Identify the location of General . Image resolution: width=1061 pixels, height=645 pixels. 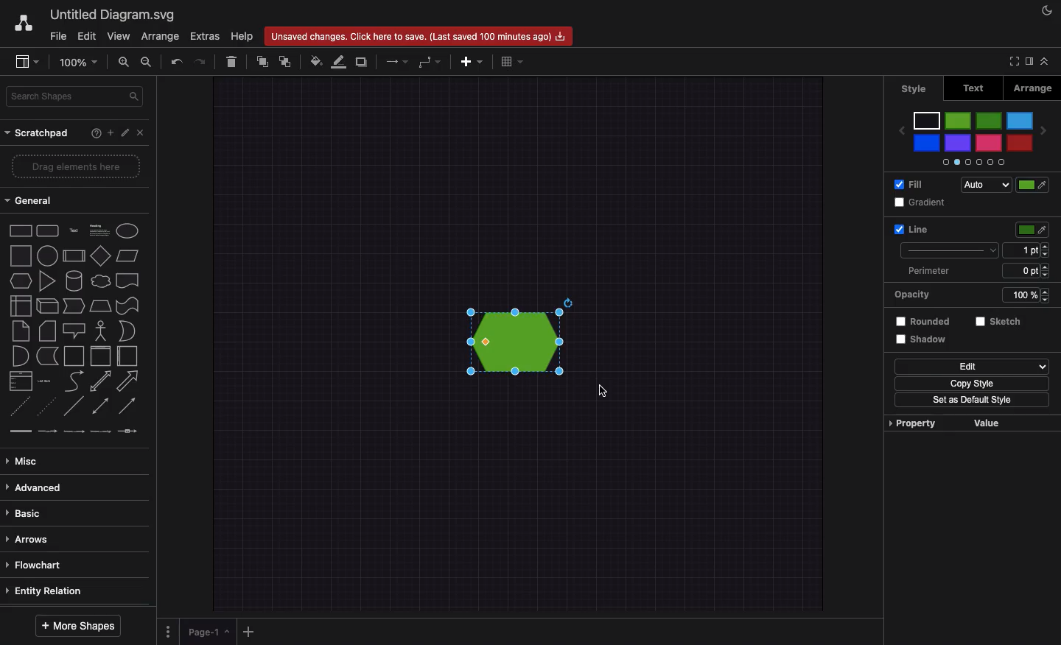
(31, 199).